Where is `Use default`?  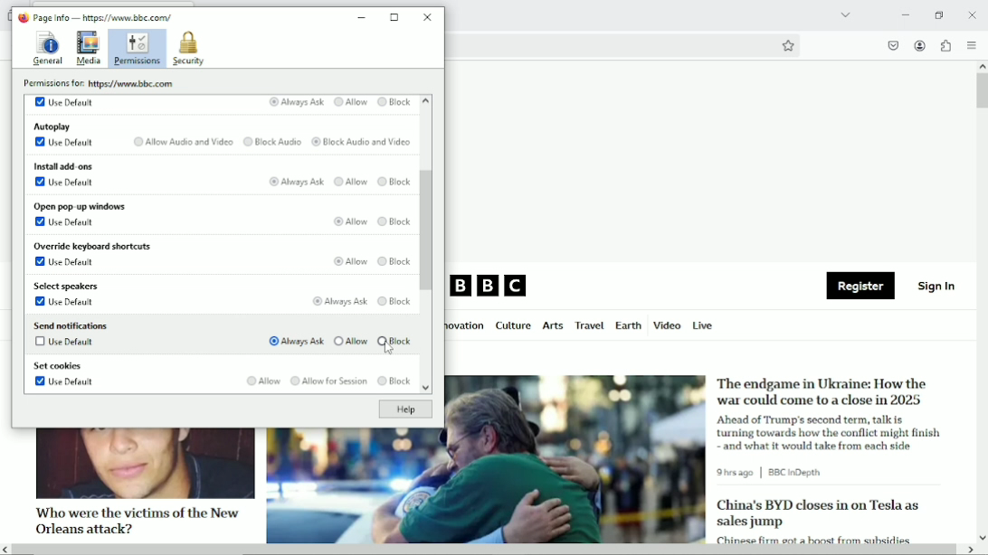 Use default is located at coordinates (64, 143).